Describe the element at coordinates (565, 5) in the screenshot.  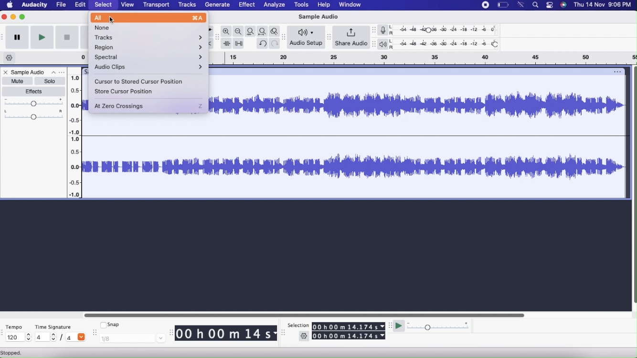
I see `Siri` at that location.